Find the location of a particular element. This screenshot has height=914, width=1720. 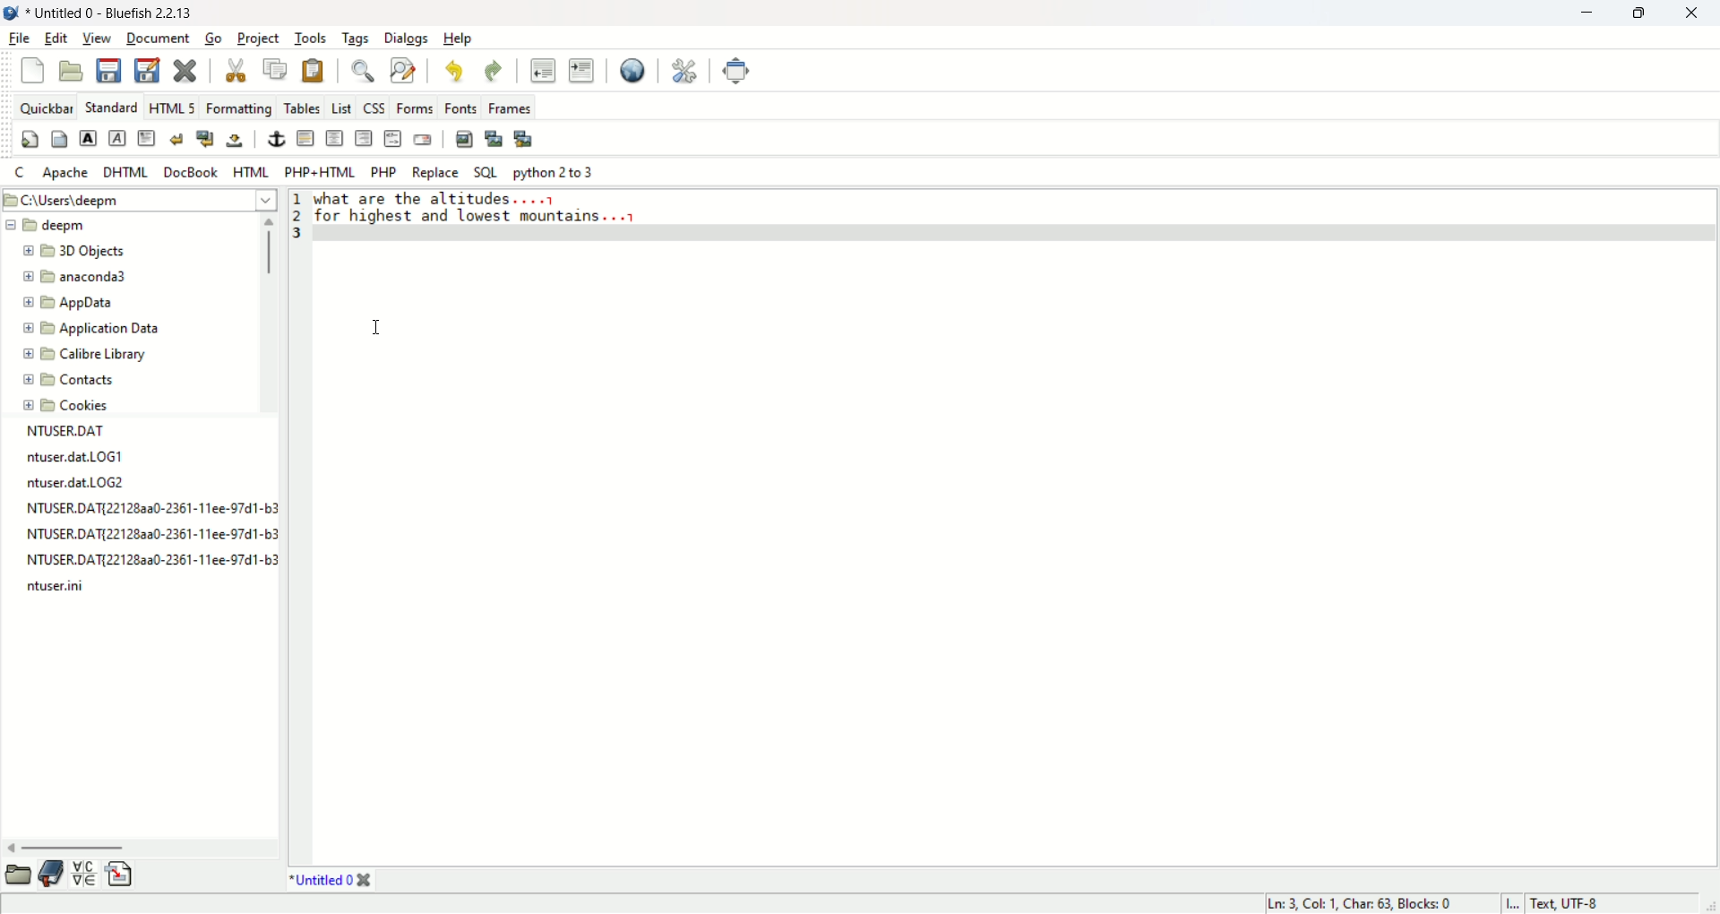

open file is located at coordinates (70, 70).